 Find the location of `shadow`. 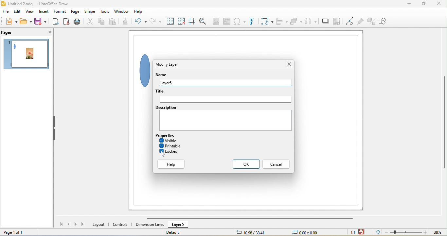

shadow is located at coordinates (325, 22).